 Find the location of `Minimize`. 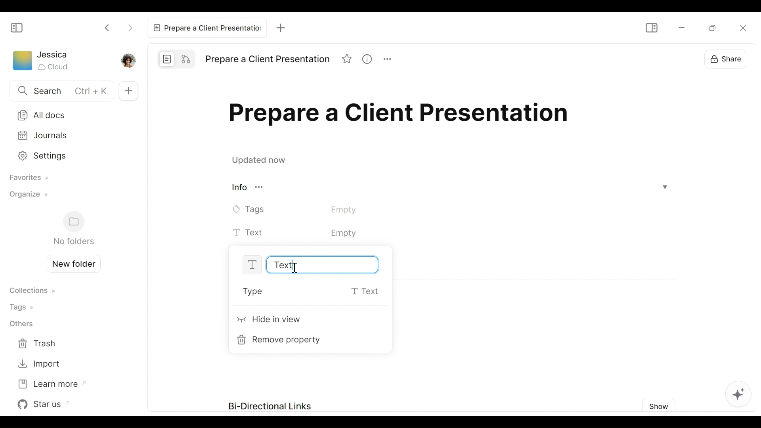

Minimize is located at coordinates (715, 29).